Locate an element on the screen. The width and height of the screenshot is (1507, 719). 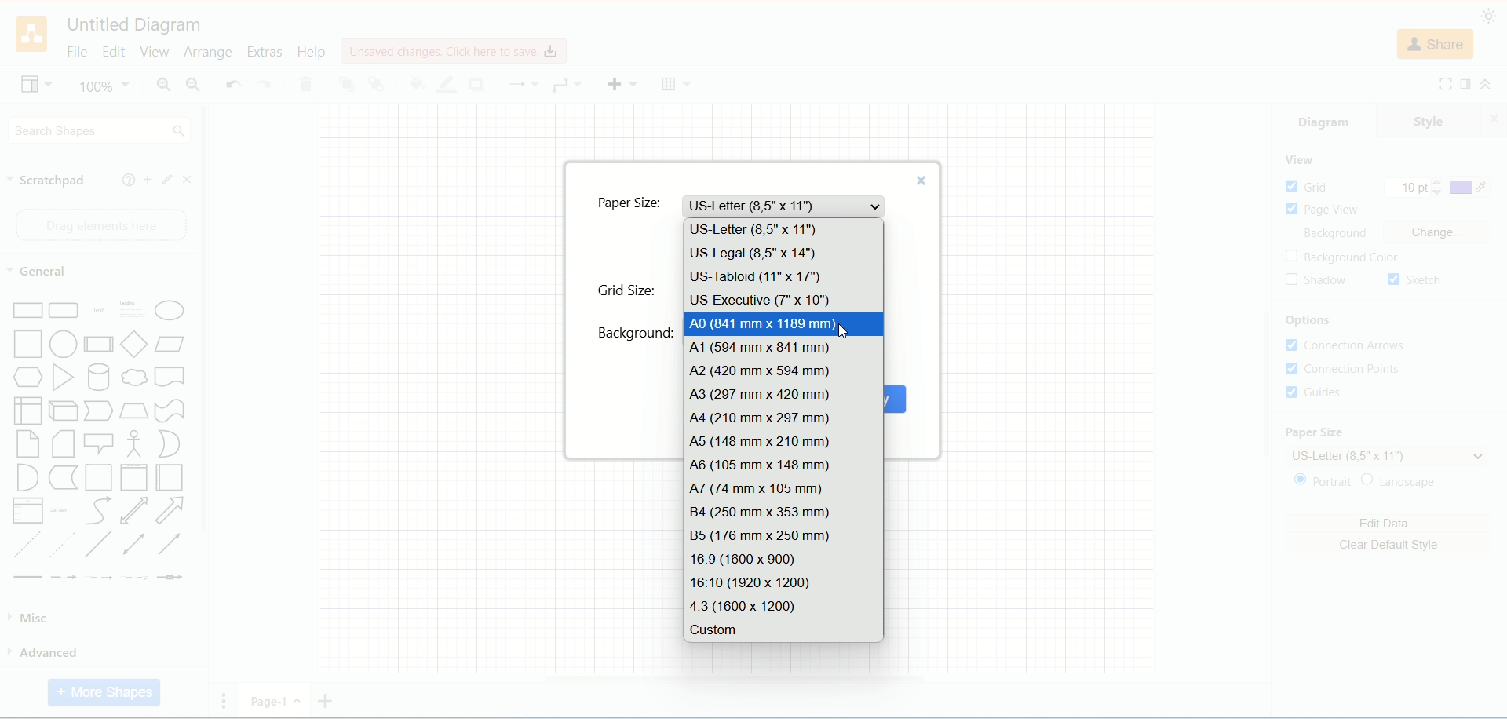
connection points is located at coordinates (1343, 368).